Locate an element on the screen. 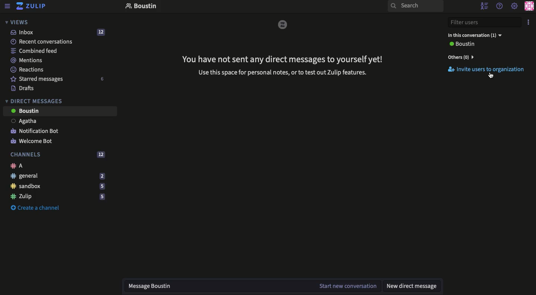 Image resolution: width=536 pixels, height=295 pixels. Filter users is located at coordinates (480, 22).